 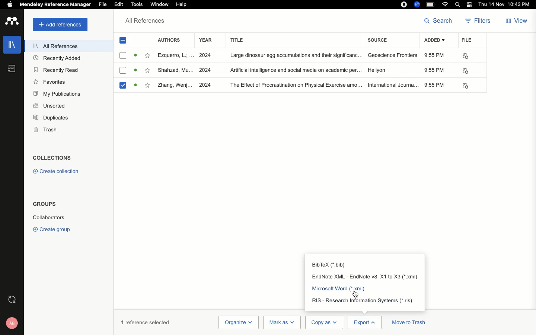 I want to click on PDF, so click(x=467, y=86).